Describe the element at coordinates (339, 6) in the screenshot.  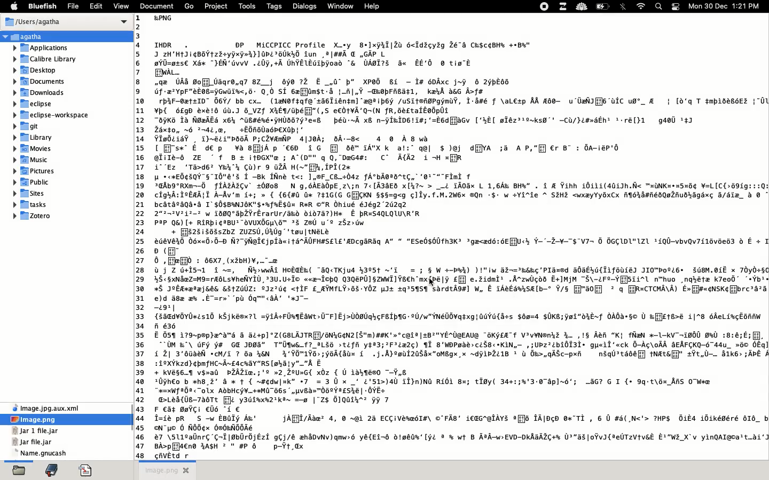
I see `window ` at that location.